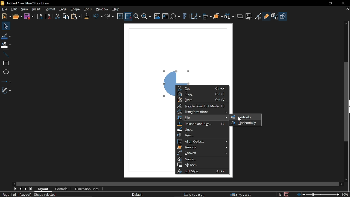  What do you see at coordinates (347, 23) in the screenshot?
I see `Move up` at bounding box center [347, 23].